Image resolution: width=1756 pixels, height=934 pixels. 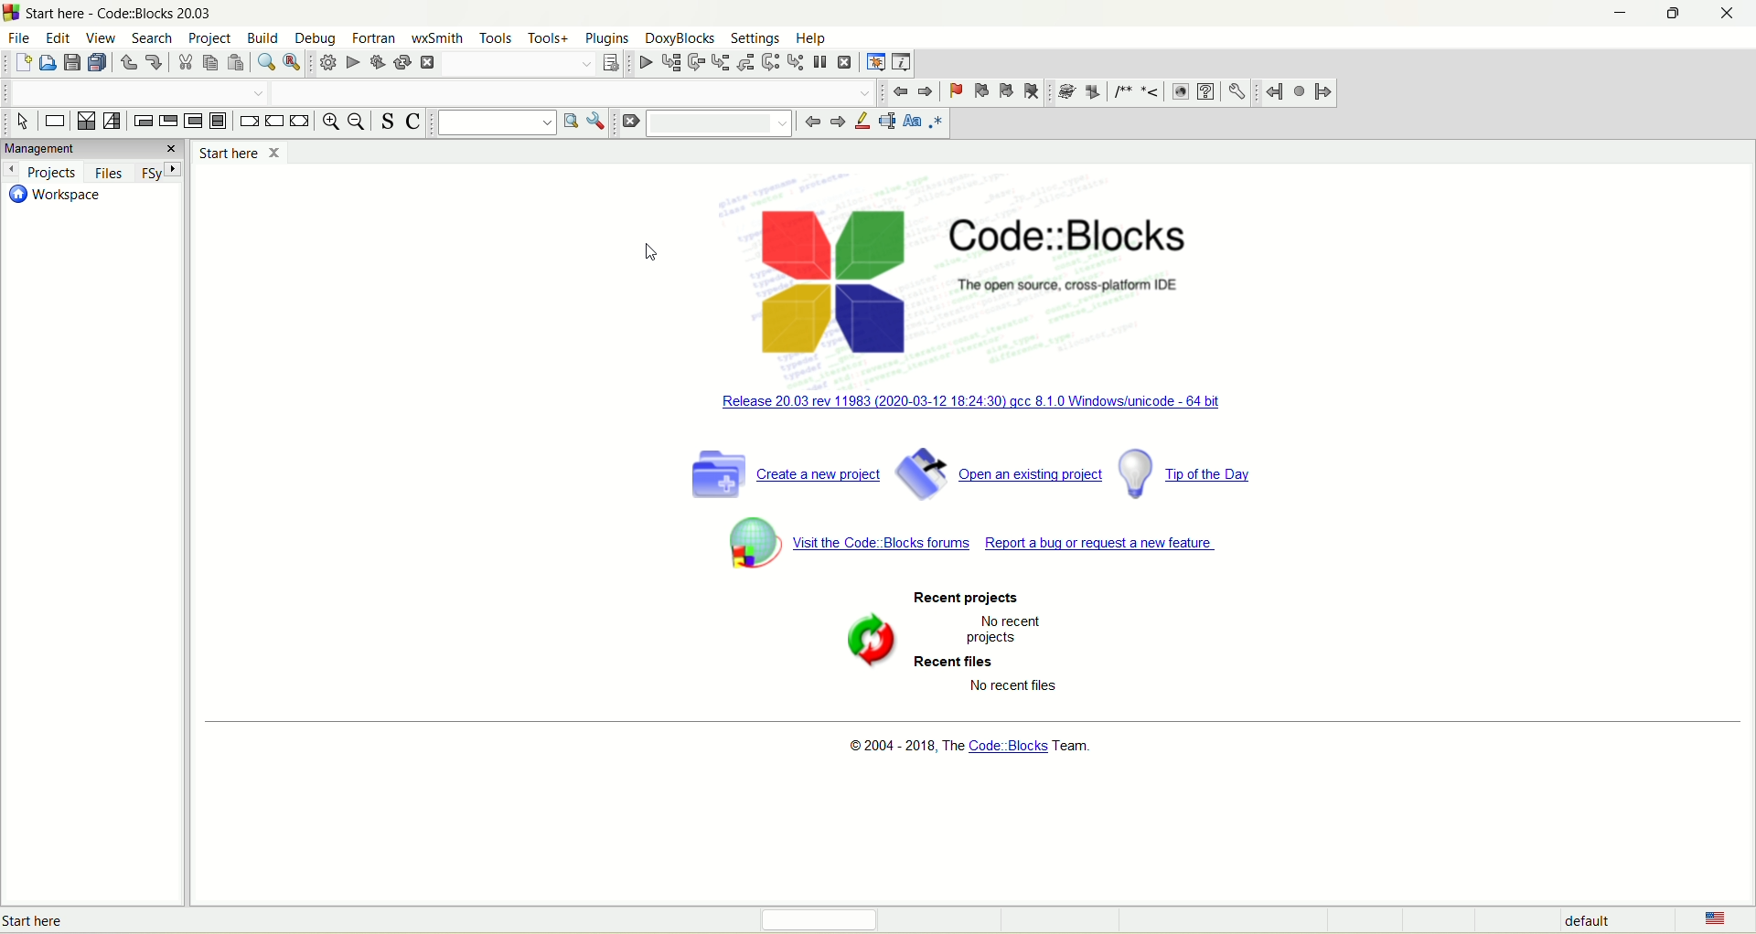 I want to click on select, so click(x=24, y=122).